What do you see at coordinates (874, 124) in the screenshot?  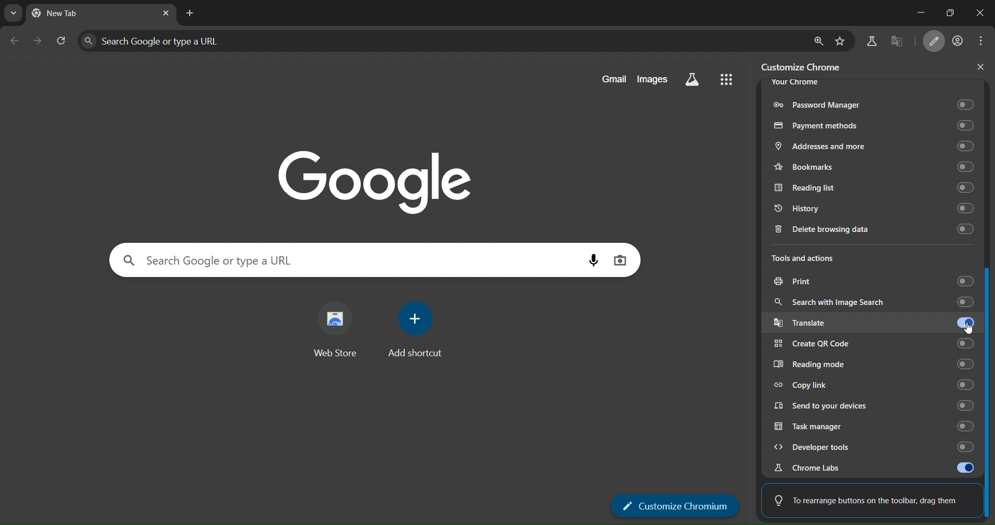 I see `payments methods` at bounding box center [874, 124].